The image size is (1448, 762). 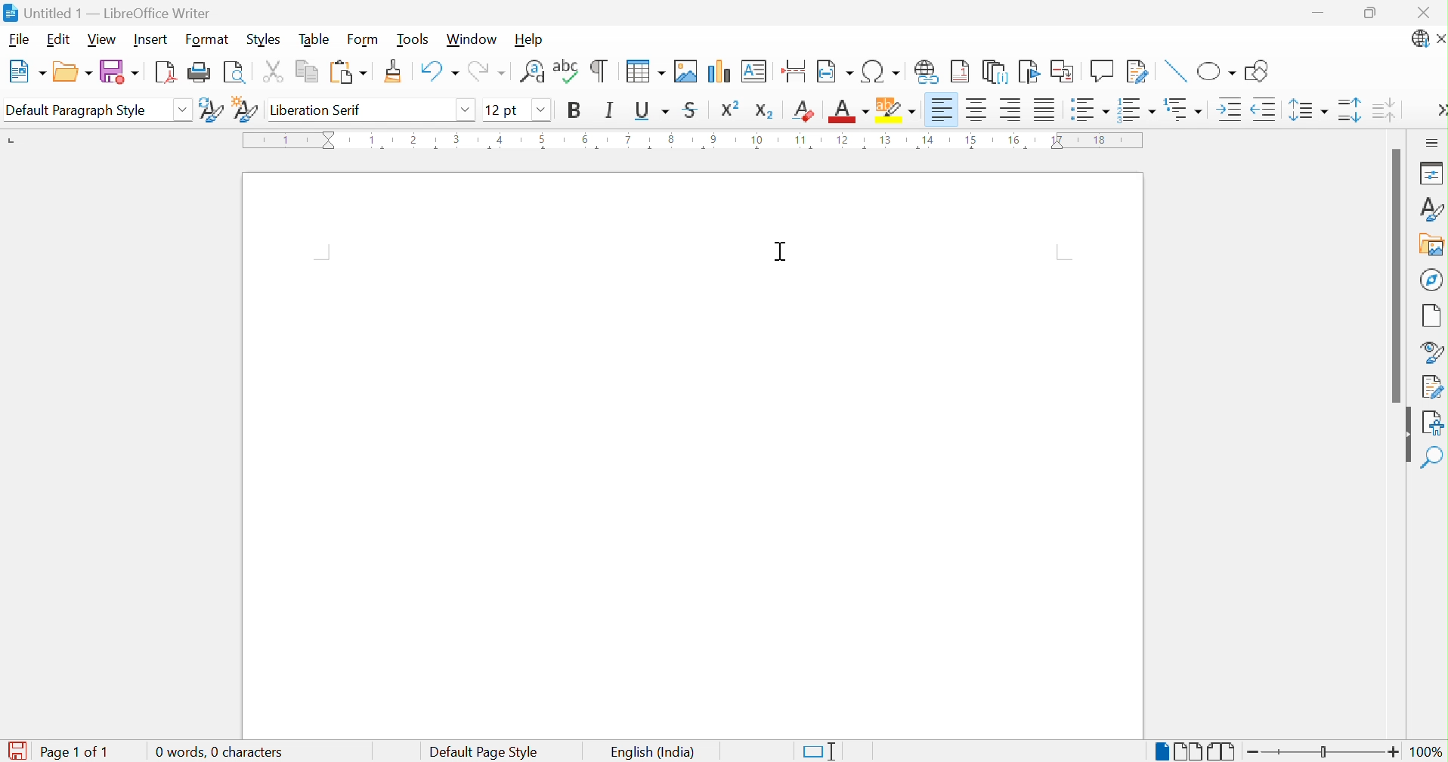 I want to click on Find and replace, so click(x=531, y=69).